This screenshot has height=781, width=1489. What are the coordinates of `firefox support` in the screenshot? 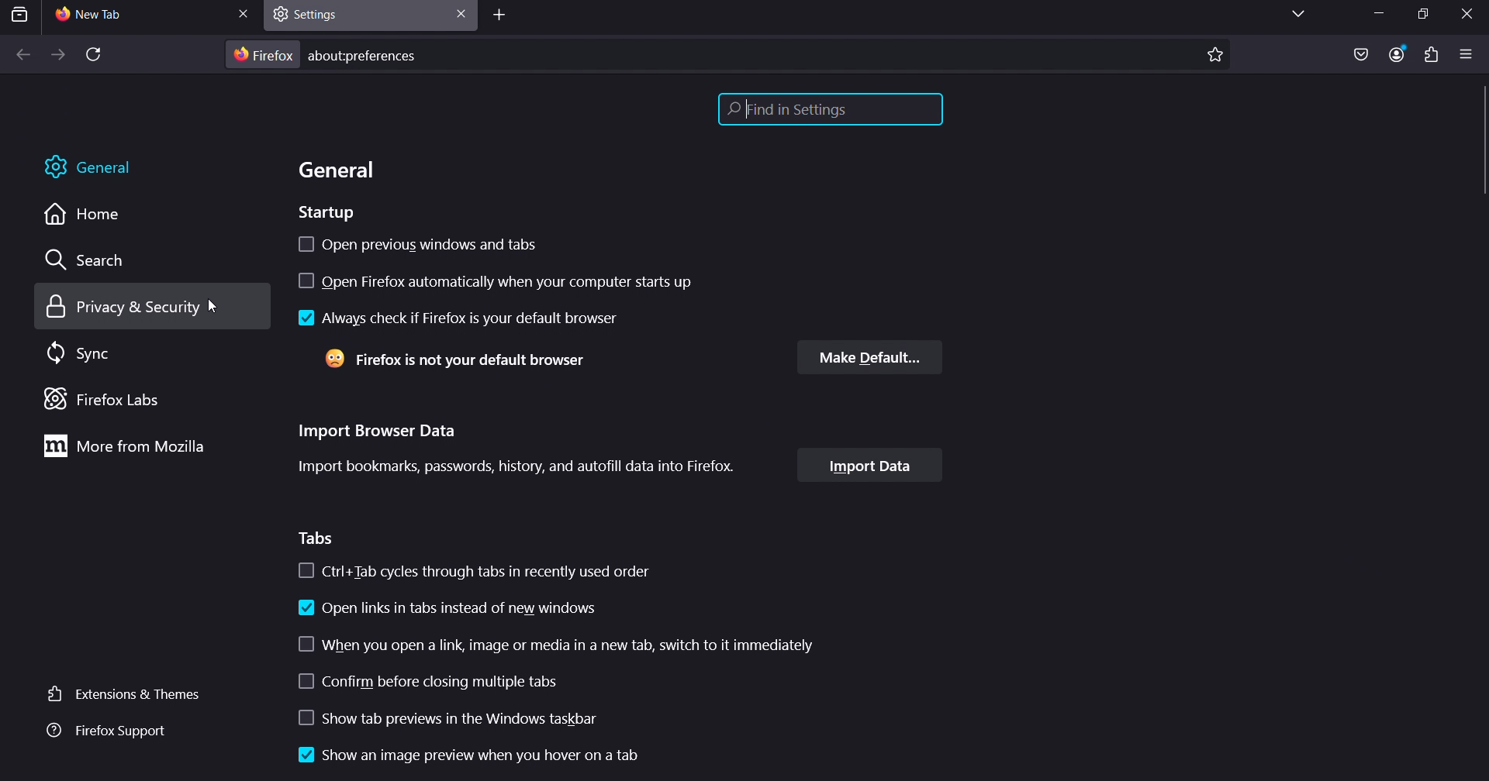 It's located at (104, 731).